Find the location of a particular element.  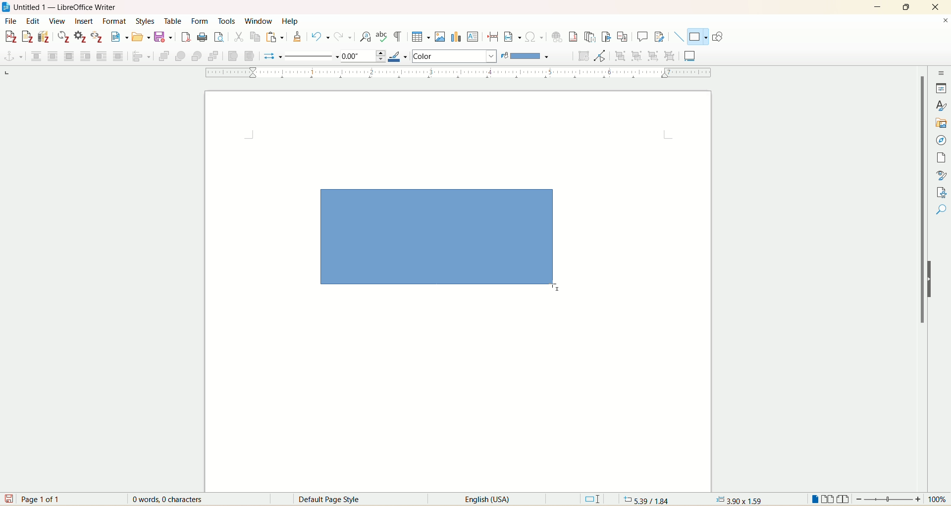

insert symbol is located at coordinates (534, 37).